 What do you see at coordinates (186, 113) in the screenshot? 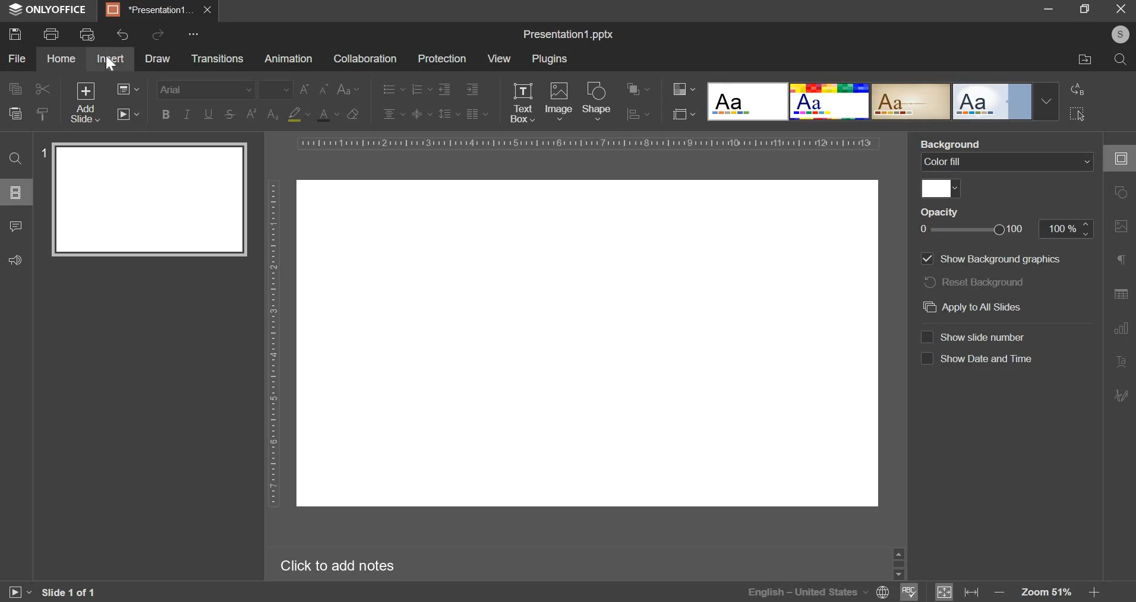
I see `italics` at bounding box center [186, 113].